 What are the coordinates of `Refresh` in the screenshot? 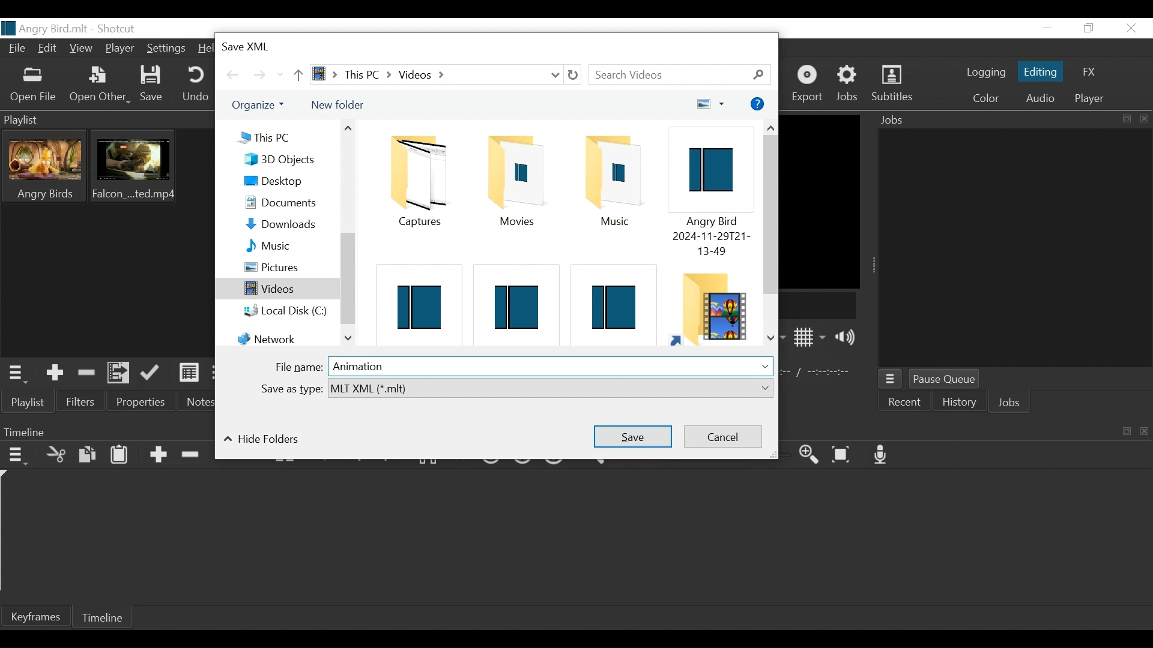 It's located at (575, 75).